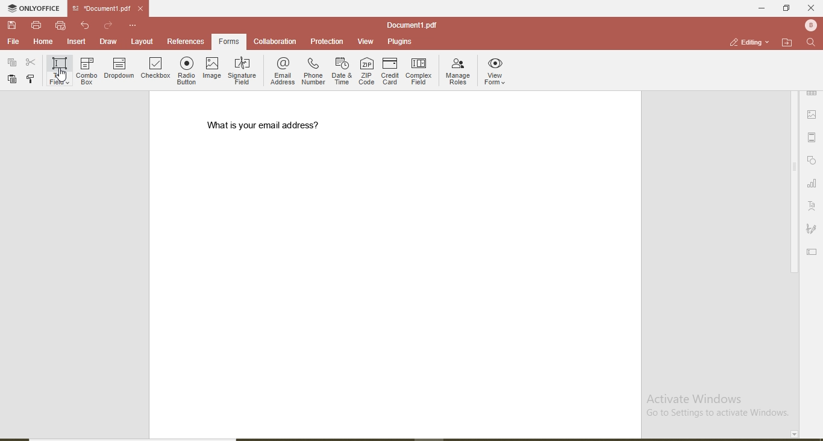 The height and width of the screenshot is (441, 823). What do you see at coordinates (30, 78) in the screenshot?
I see `copy` at bounding box center [30, 78].